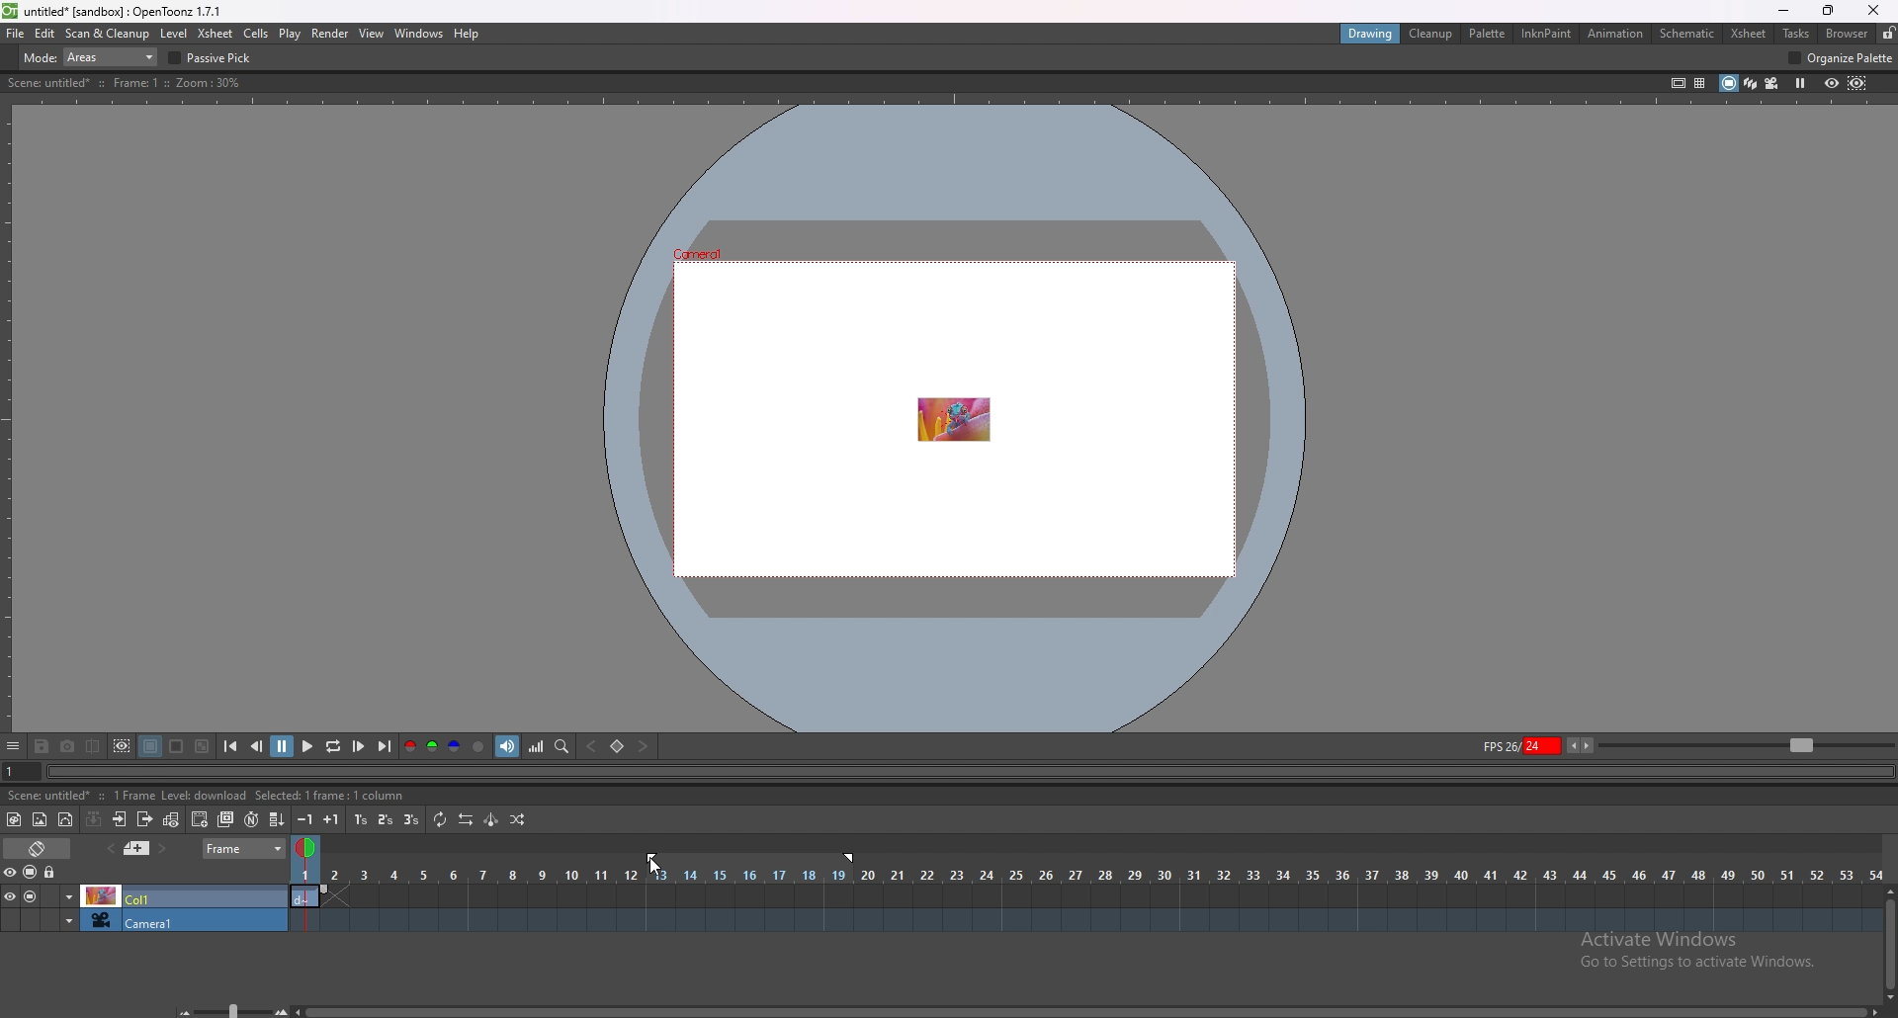 Image resolution: width=1898 pixels, height=1018 pixels. Describe the element at coordinates (308, 744) in the screenshot. I see `play` at that location.